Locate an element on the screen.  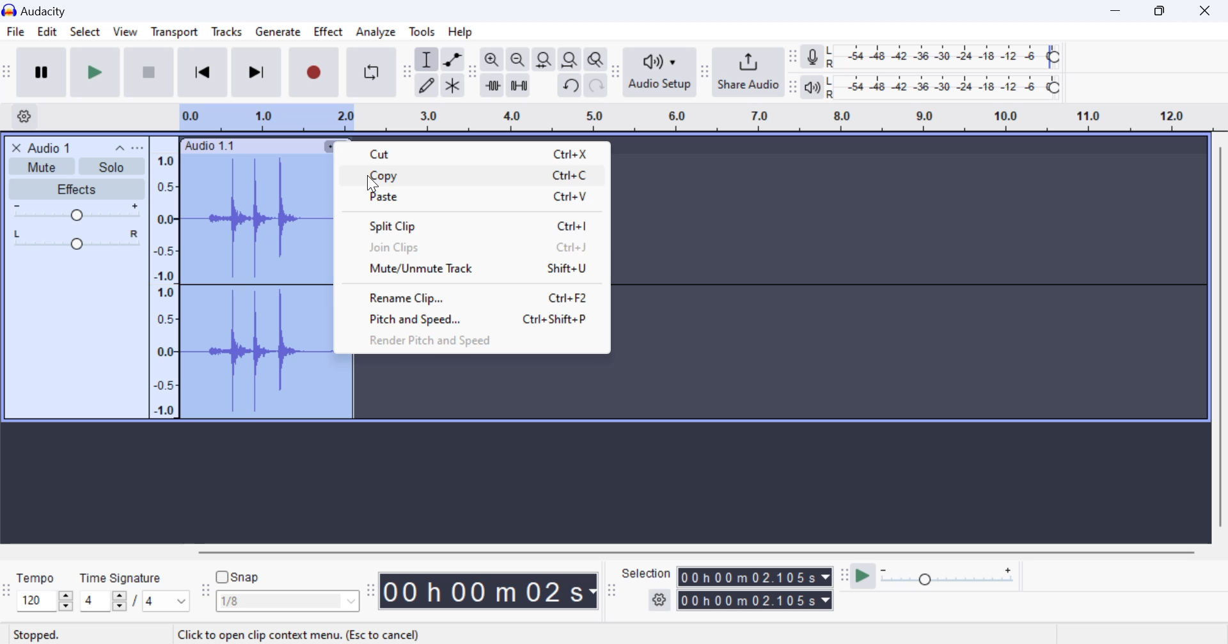
Settings is located at coordinates (26, 116).